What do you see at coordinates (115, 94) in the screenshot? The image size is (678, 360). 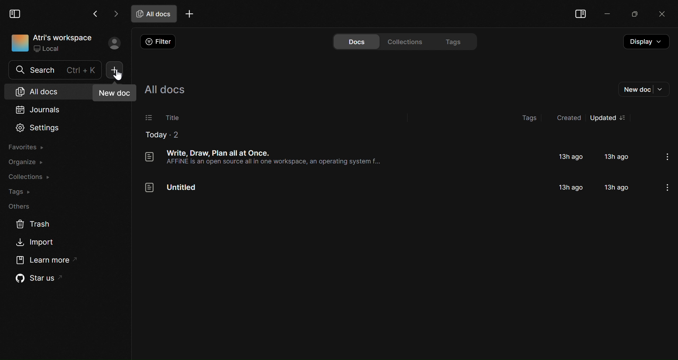 I see `New doc` at bounding box center [115, 94].